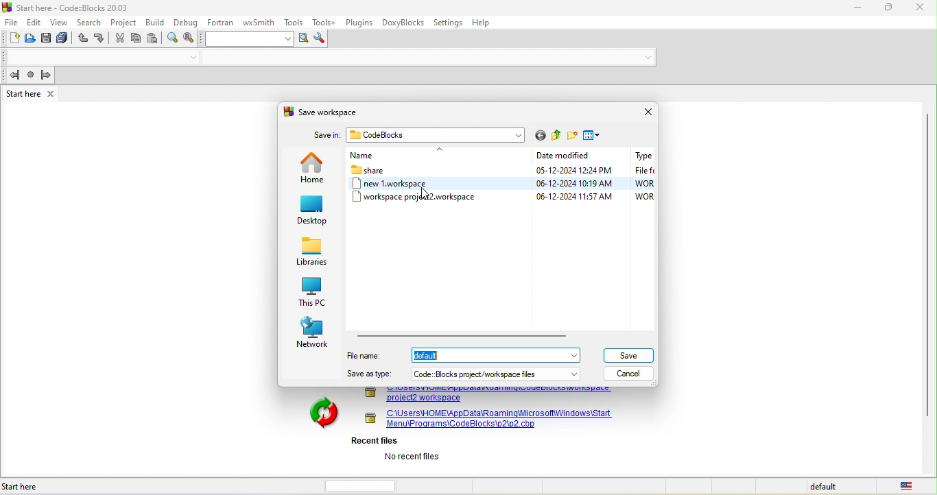 This screenshot has height=495, width=937. Describe the element at coordinates (120, 40) in the screenshot. I see `cut` at that location.